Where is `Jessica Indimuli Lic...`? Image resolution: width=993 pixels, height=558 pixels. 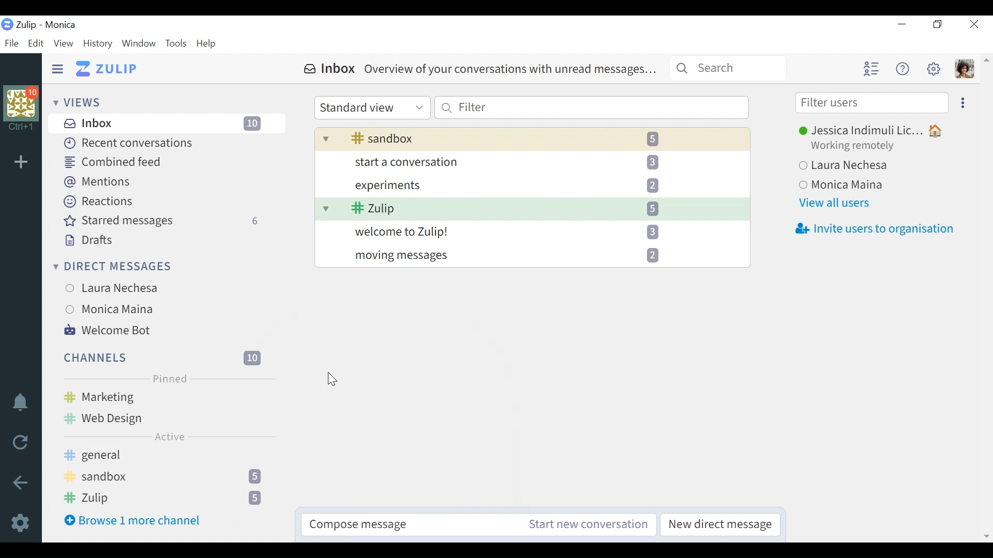 Jessica Indimuli Lic... is located at coordinates (874, 131).